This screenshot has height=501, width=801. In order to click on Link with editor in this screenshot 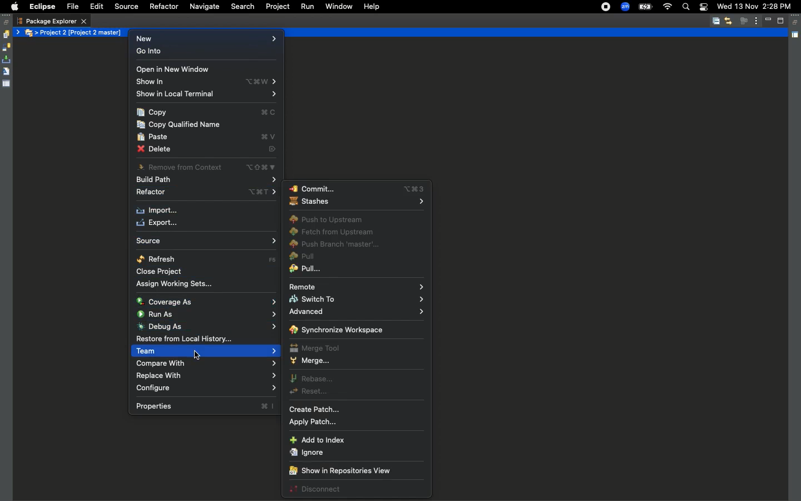, I will do `click(728, 21)`.